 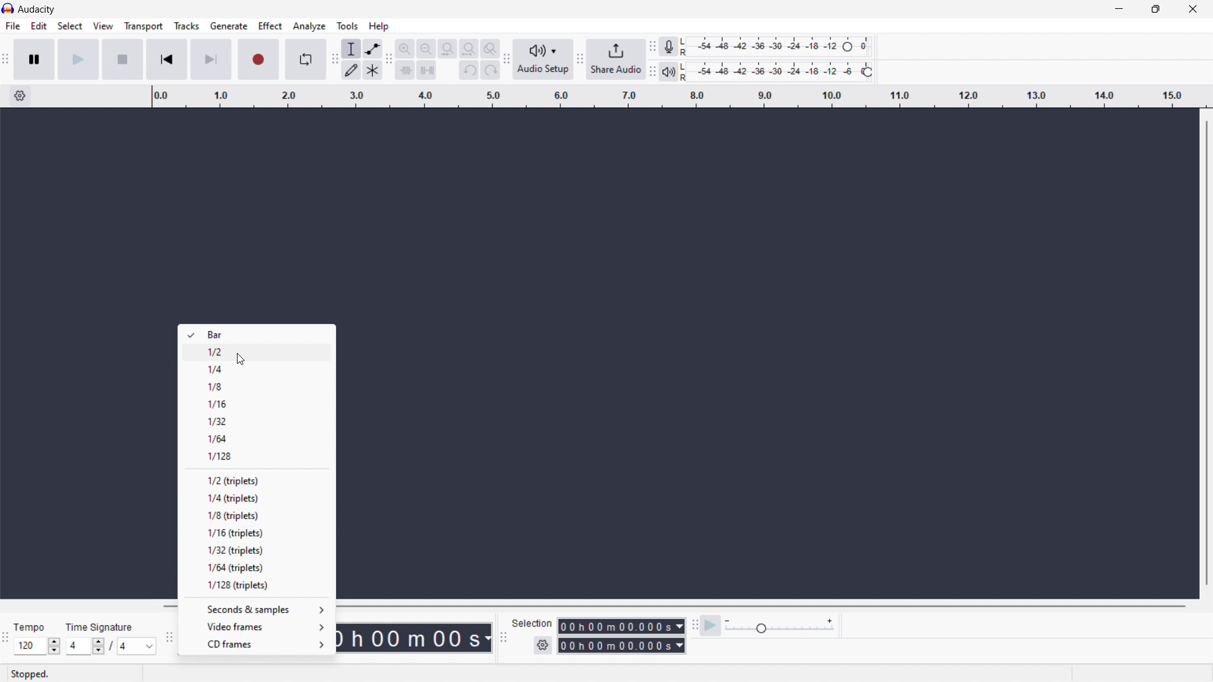 What do you see at coordinates (779, 626) in the screenshot?
I see `playback meter` at bounding box center [779, 626].